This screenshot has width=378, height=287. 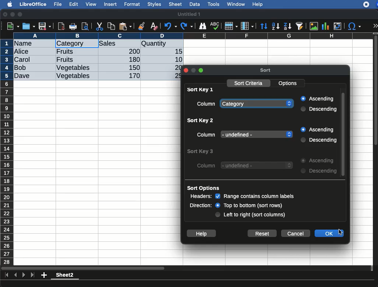 What do you see at coordinates (200, 196) in the screenshot?
I see `headers` at bounding box center [200, 196].